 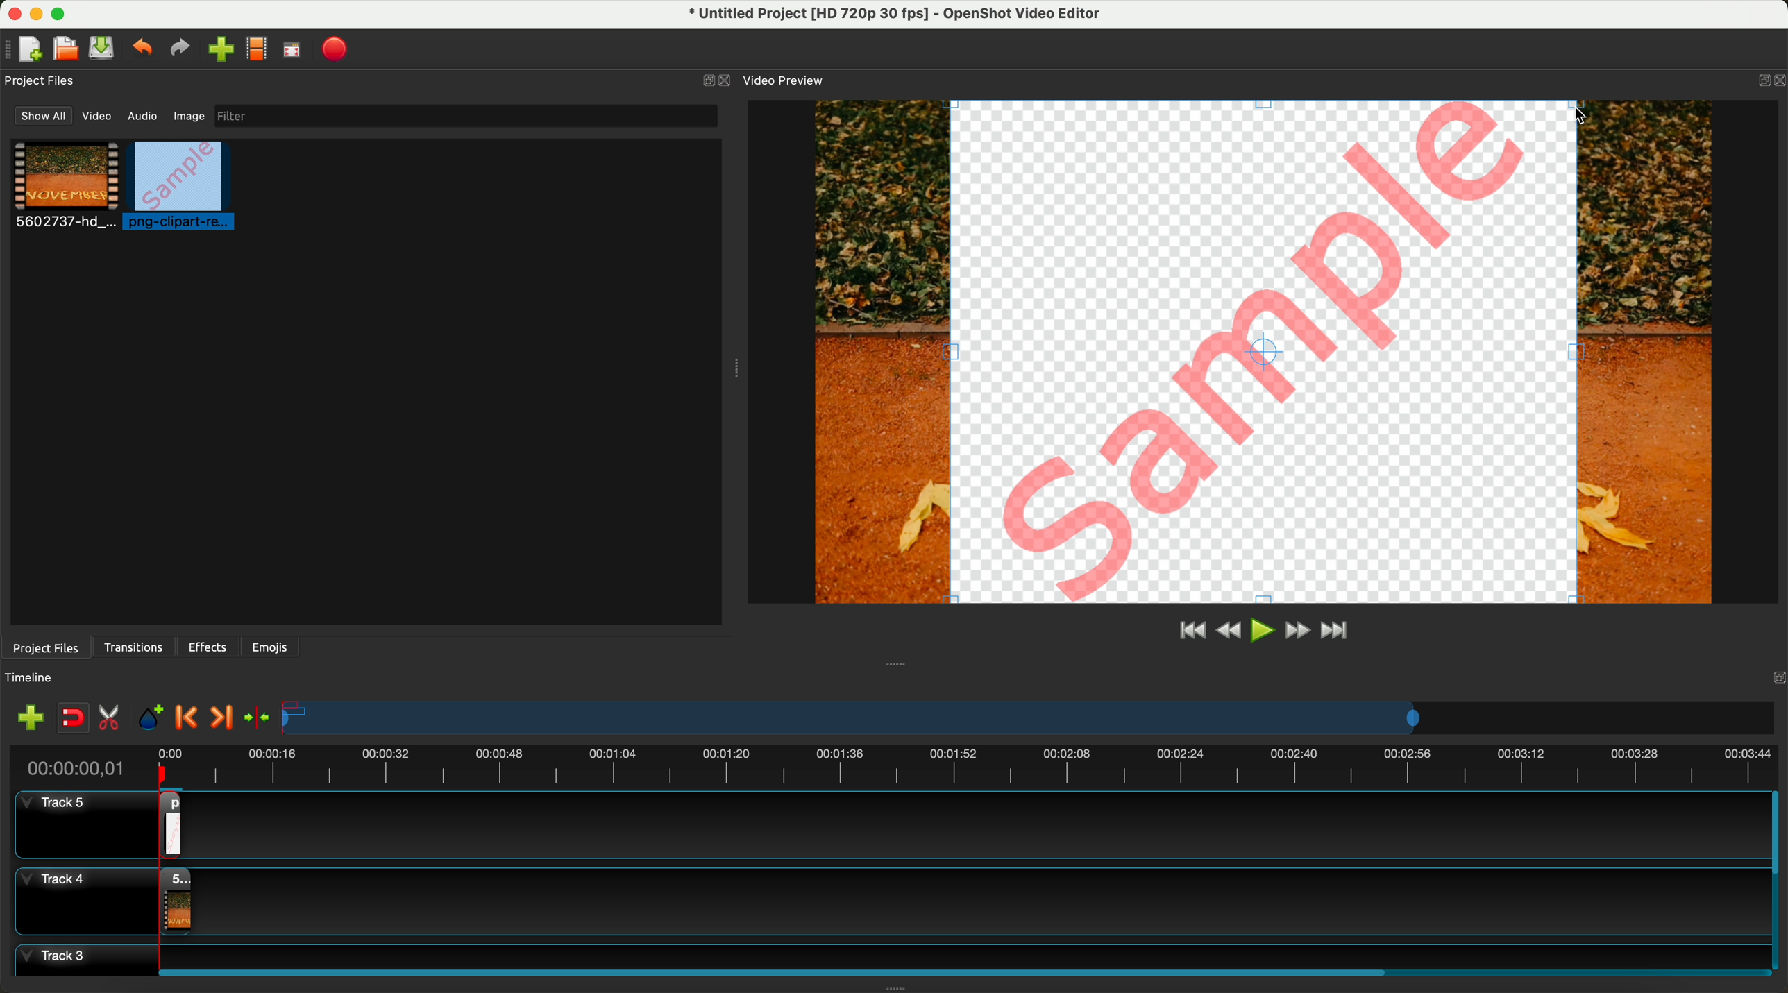 I want to click on play, so click(x=1263, y=629).